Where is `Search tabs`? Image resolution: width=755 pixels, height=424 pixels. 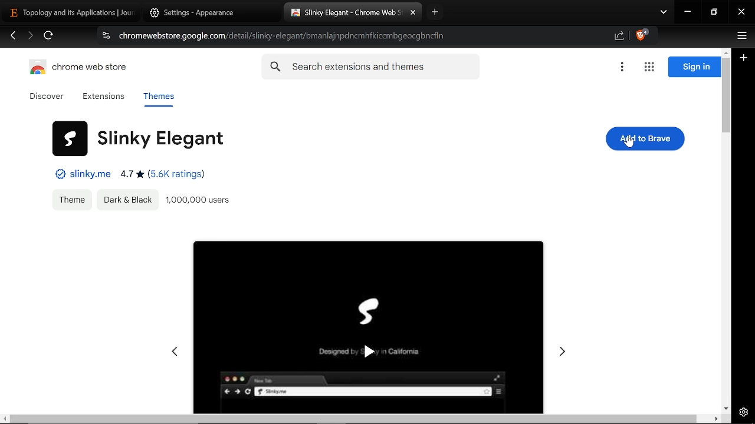 Search tabs is located at coordinates (664, 13).